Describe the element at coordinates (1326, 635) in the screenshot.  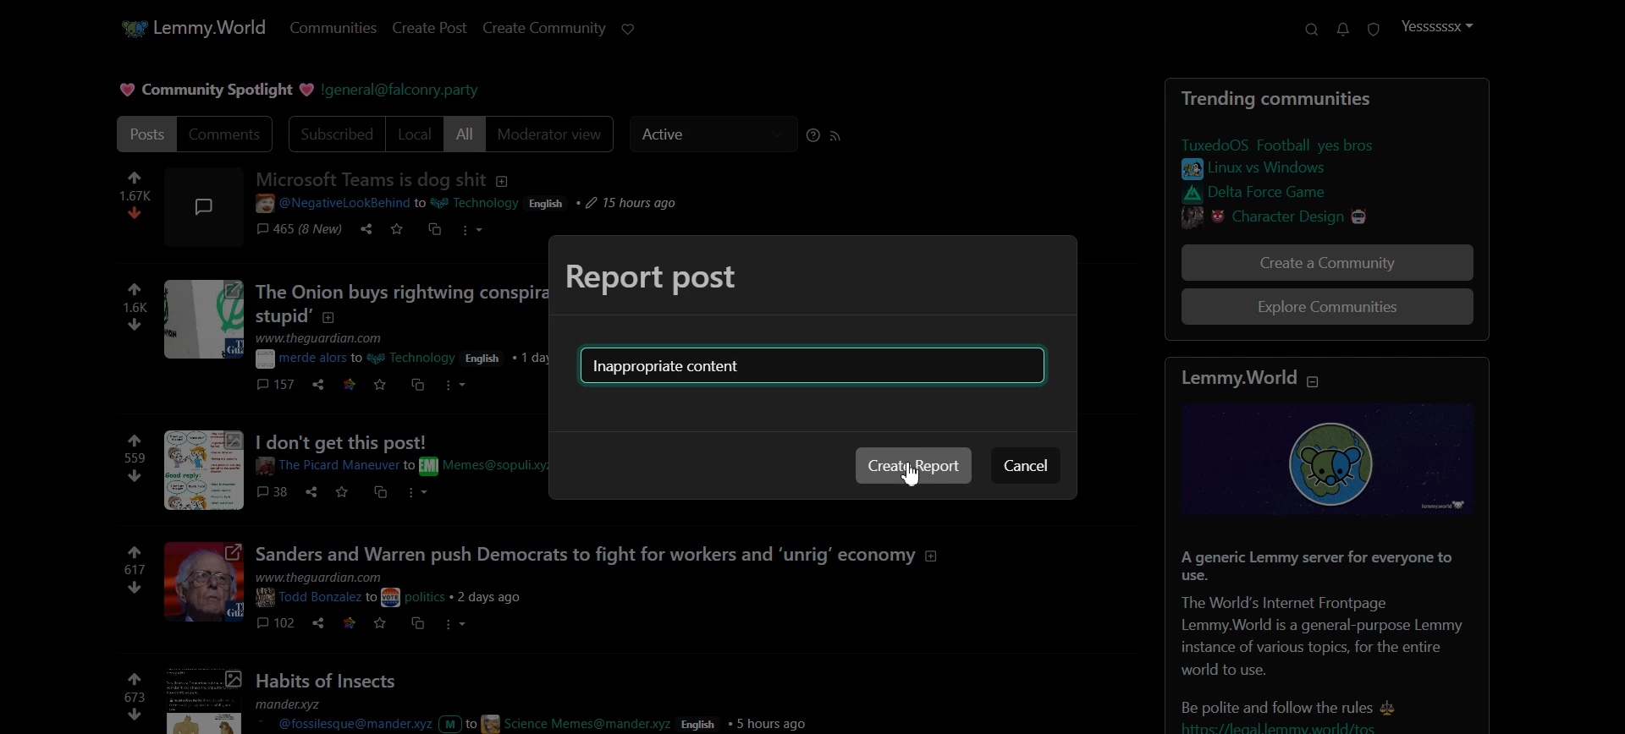
I see `Posts` at that location.